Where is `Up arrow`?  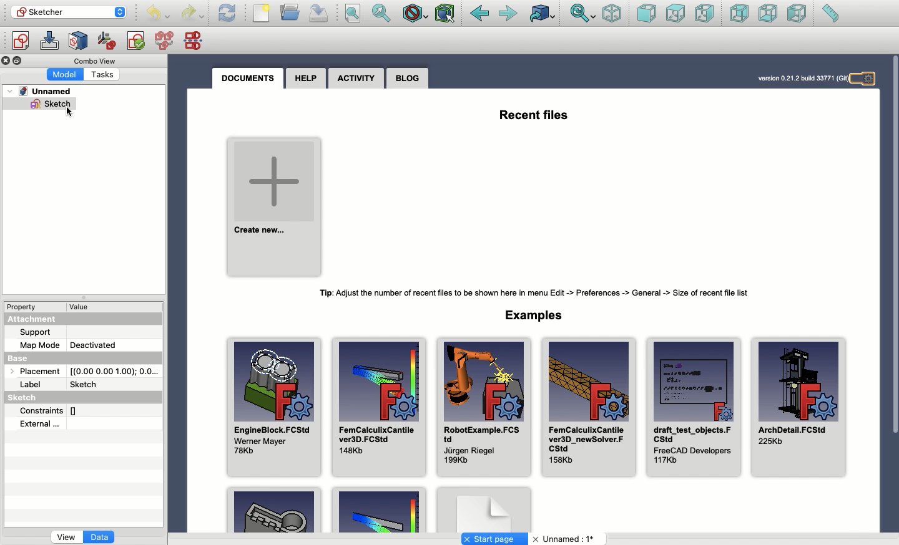
Up arrow is located at coordinates (122, 9).